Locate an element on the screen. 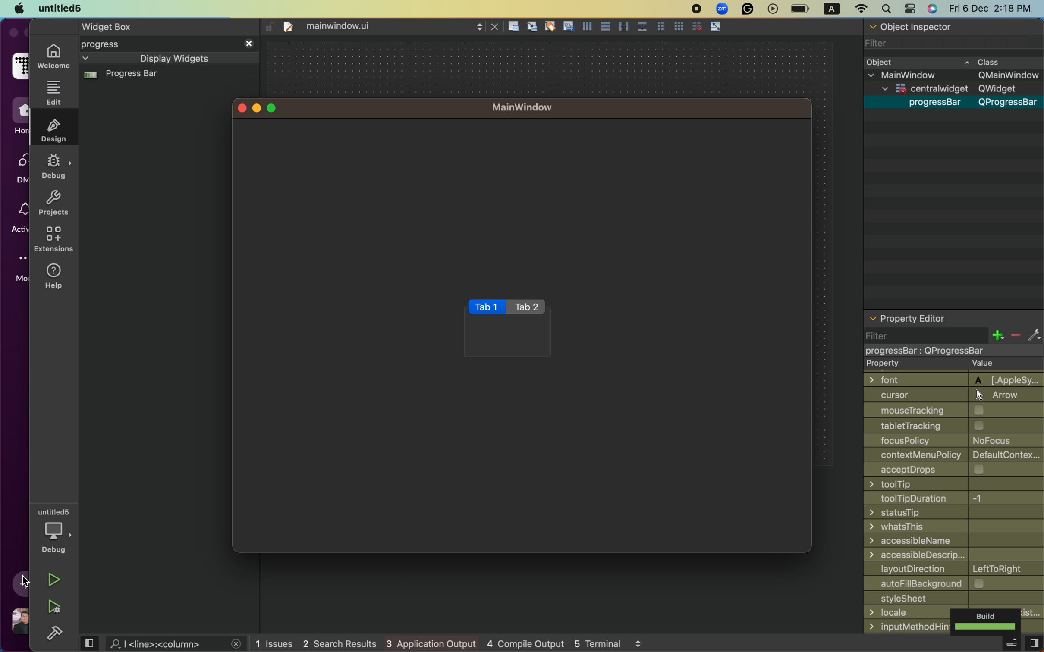 This screenshot has height=652, width=1044. Build is located at coordinates (986, 621).